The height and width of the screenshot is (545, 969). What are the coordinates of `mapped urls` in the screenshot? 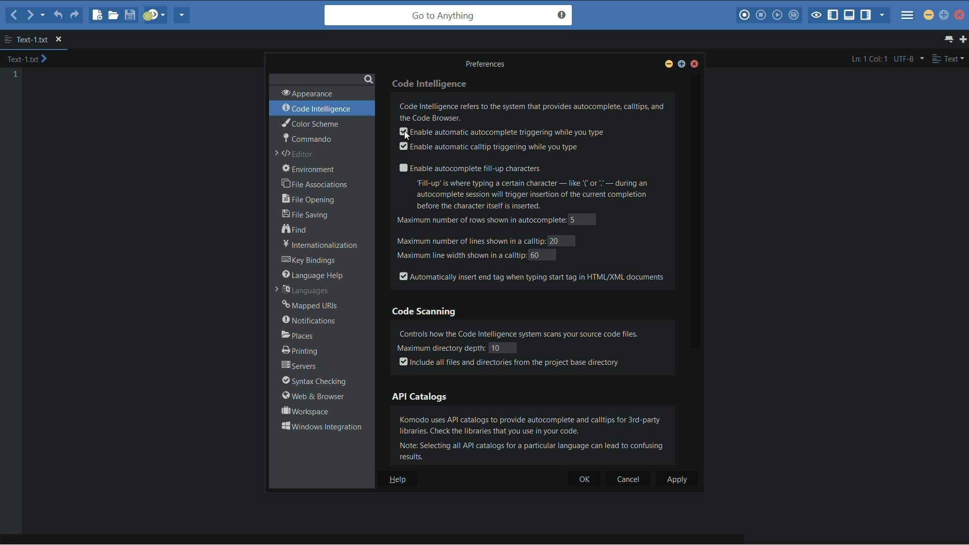 It's located at (310, 306).